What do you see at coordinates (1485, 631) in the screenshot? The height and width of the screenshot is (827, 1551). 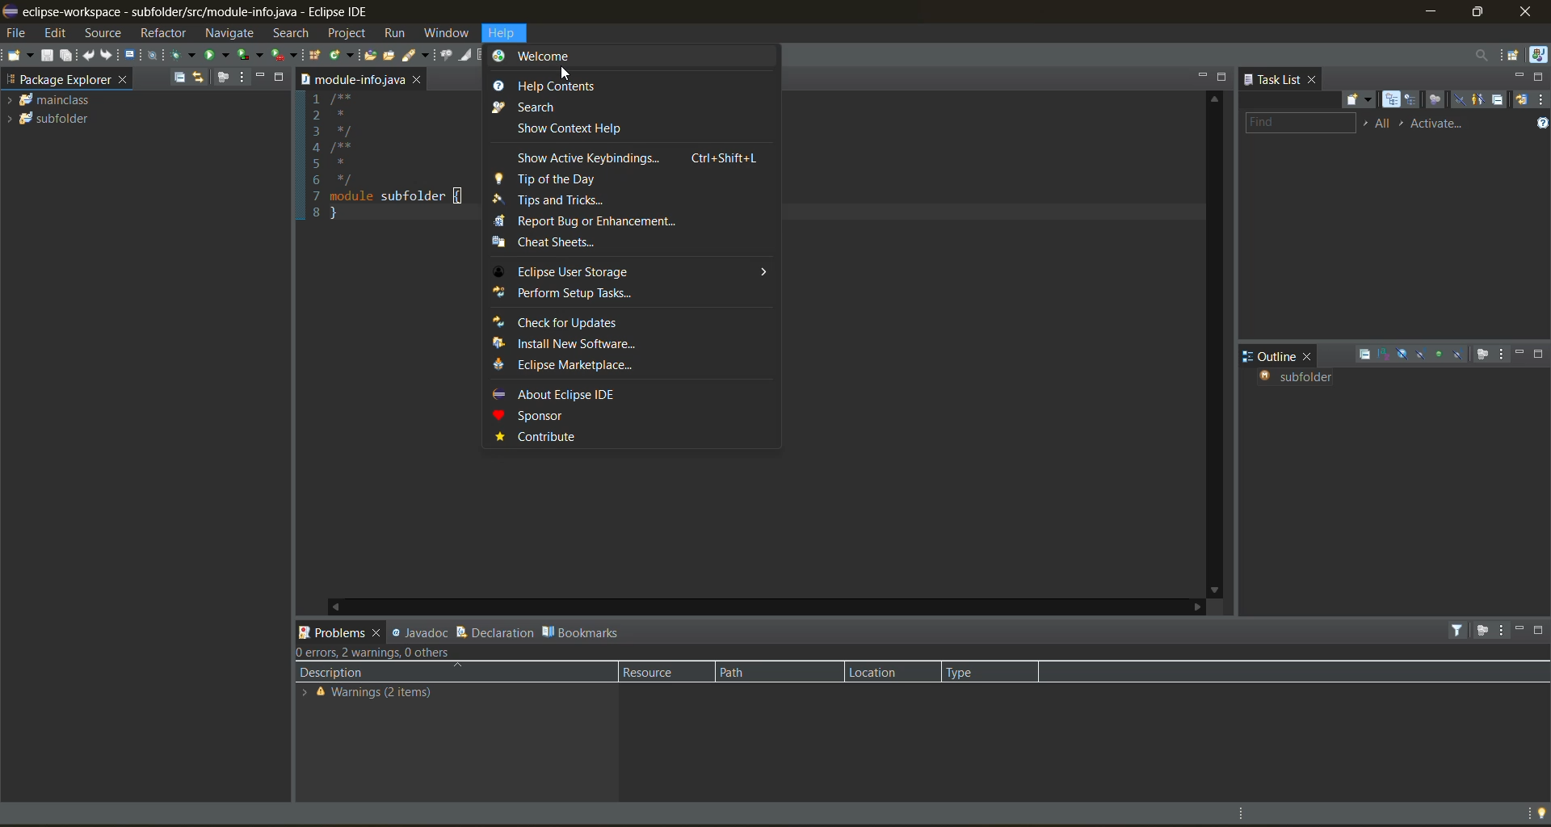 I see `focus on active task` at bounding box center [1485, 631].